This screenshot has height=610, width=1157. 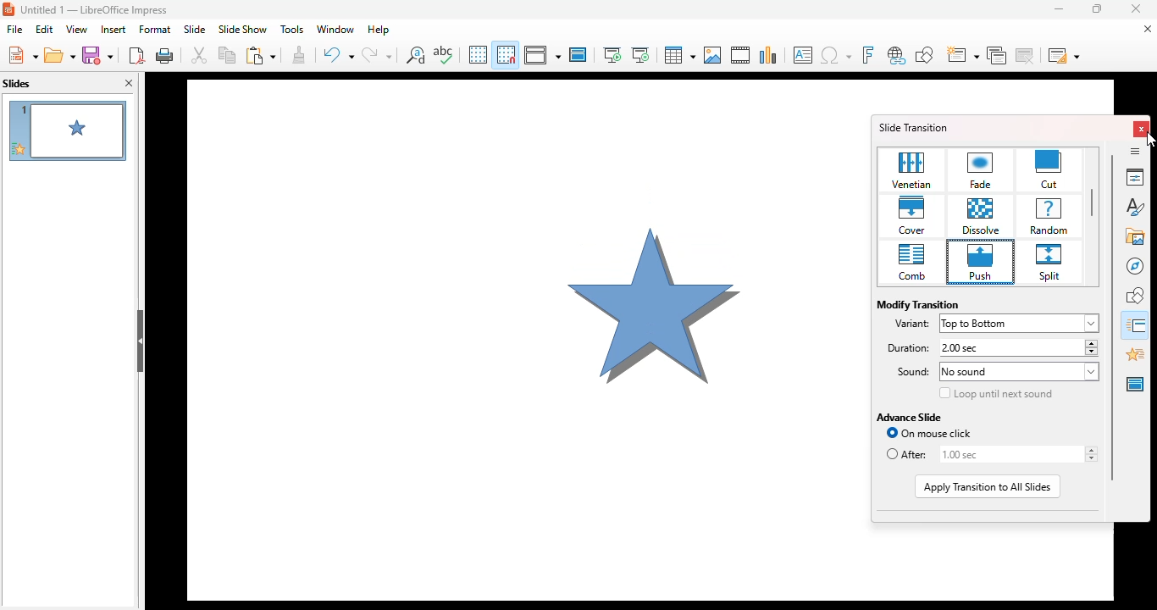 What do you see at coordinates (804, 55) in the screenshot?
I see `insert text box` at bounding box center [804, 55].